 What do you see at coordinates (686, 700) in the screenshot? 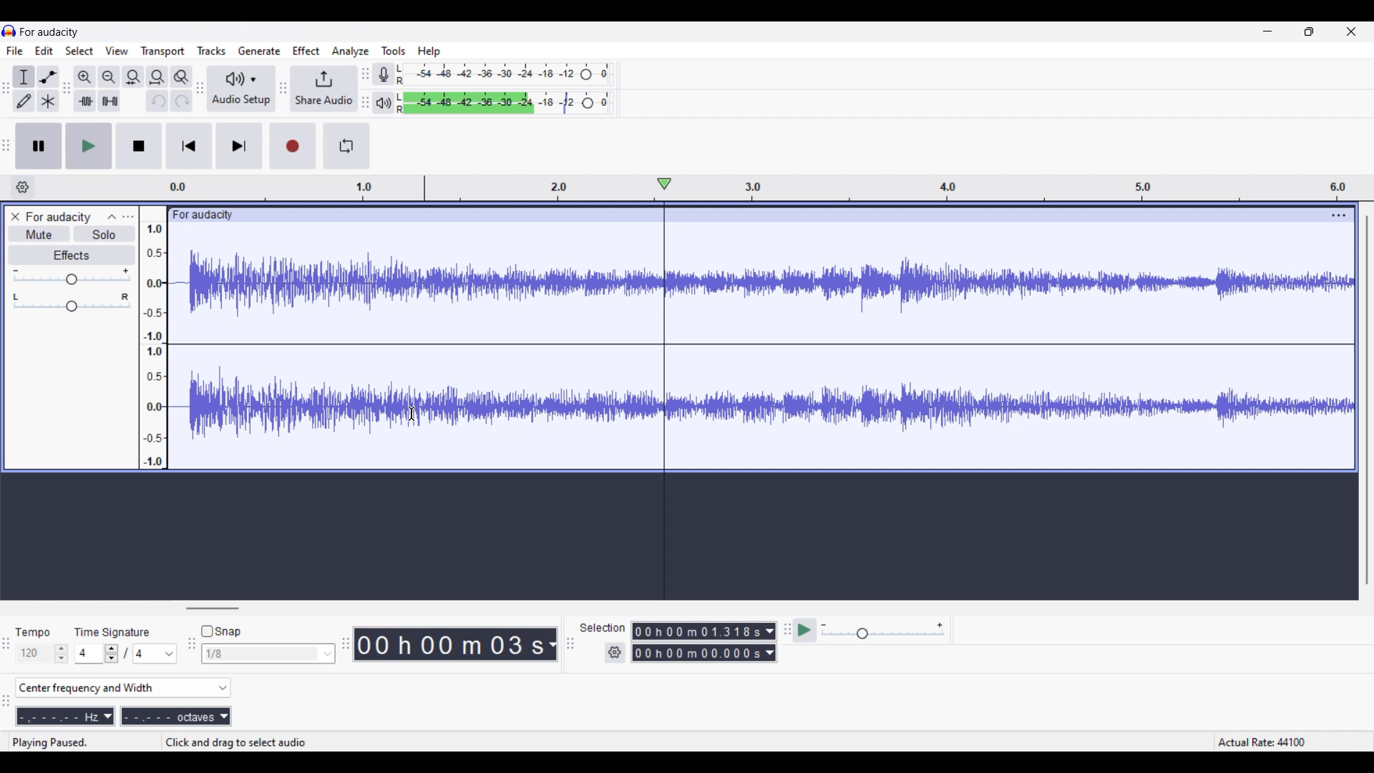
I see `Spectral selection toolbar added to interface` at bounding box center [686, 700].